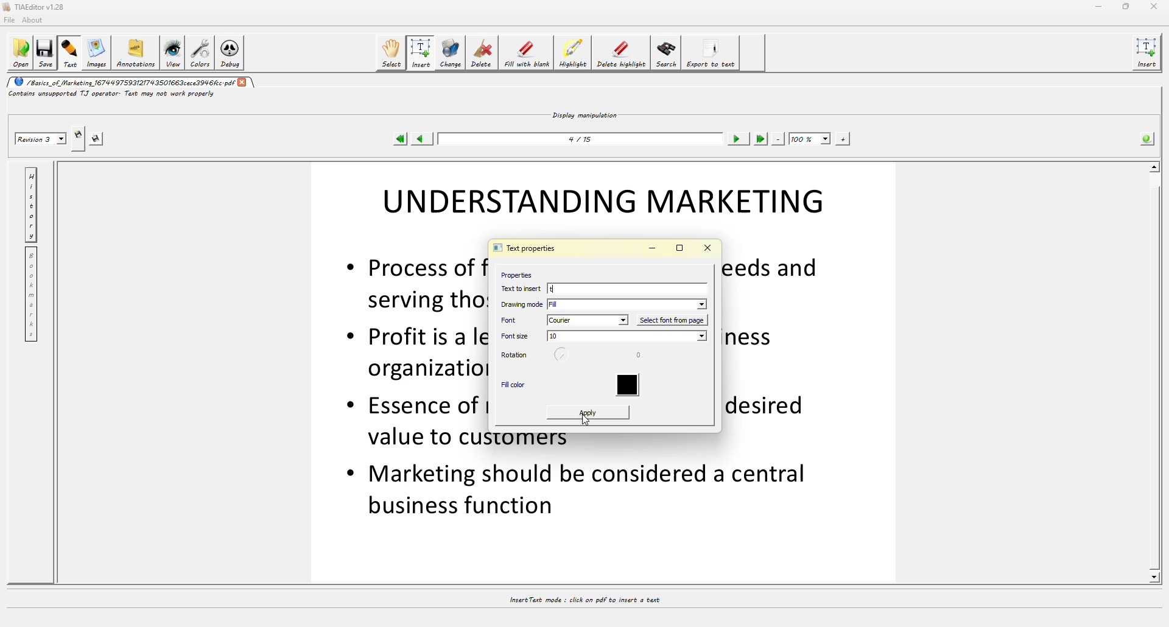 The height and width of the screenshot is (627, 1169). What do you see at coordinates (392, 52) in the screenshot?
I see `select` at bounding box center [392, 52].